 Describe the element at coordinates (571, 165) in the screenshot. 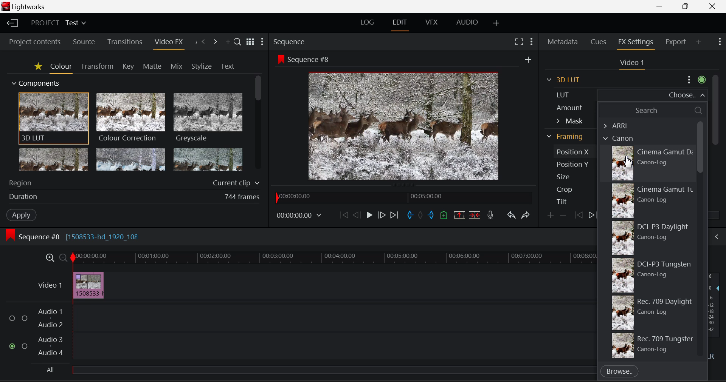

I see `Position Y` at that location.